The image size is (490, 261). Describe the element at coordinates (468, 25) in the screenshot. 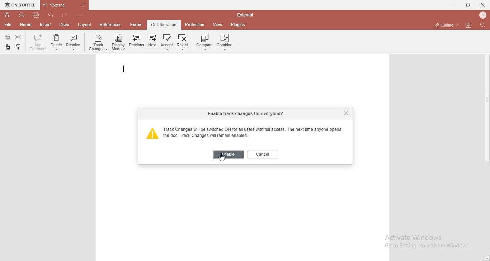

I see `open file location` at that location.